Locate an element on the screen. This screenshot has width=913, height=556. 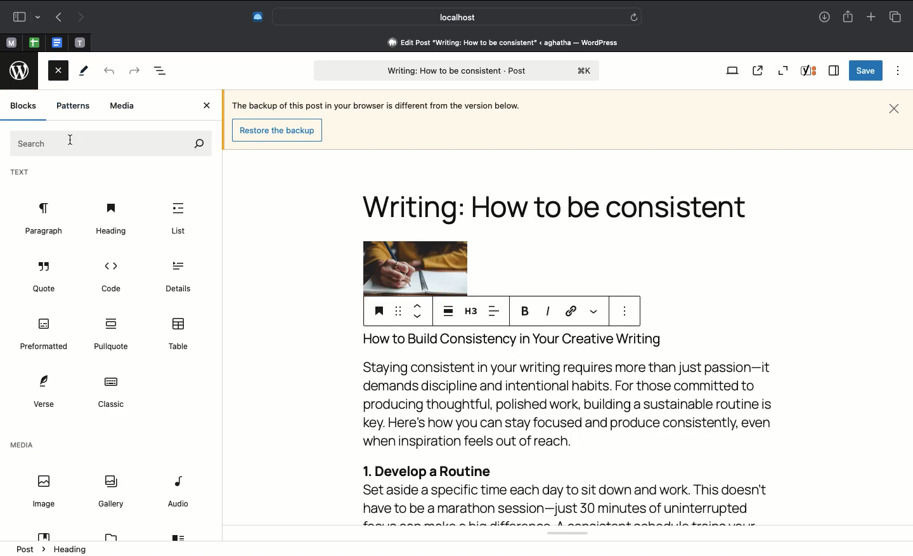
Heading is located at coordinates (111, 218).